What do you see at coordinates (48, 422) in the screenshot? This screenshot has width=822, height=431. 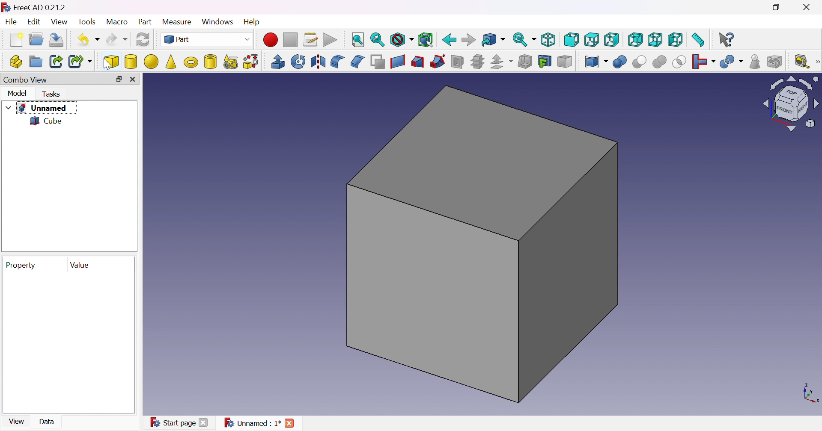 I see `Data` at bounding box center [48, 422].